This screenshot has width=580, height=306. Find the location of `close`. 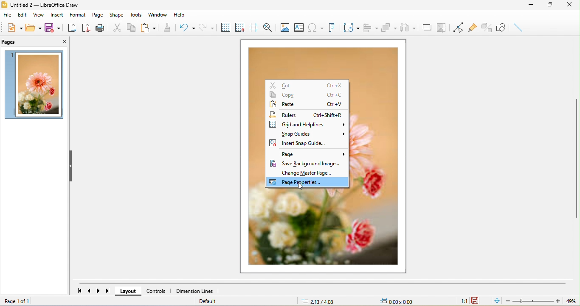

close is located at coordinates (572, 6).